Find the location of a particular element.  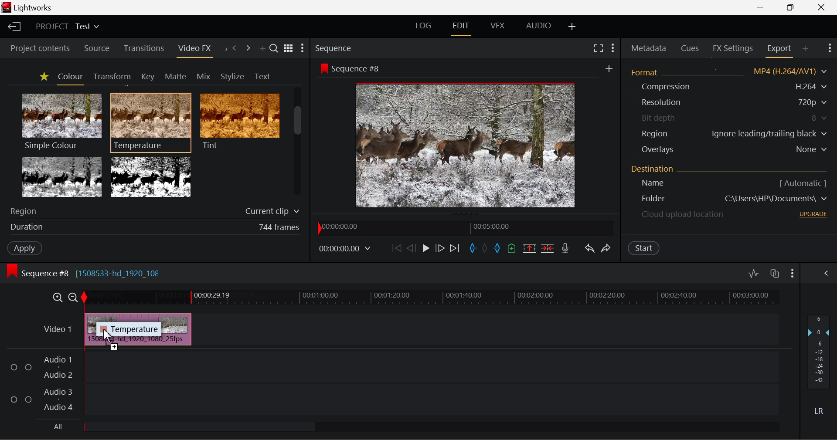

00:05:00.00 is located at coordinates (493, 226).